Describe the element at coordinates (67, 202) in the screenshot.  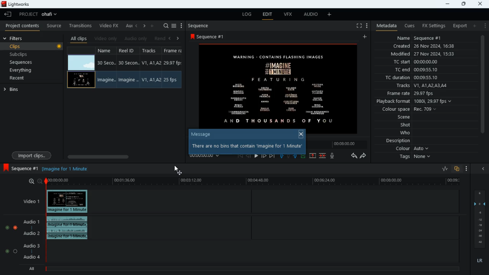
I see `video` at that location.